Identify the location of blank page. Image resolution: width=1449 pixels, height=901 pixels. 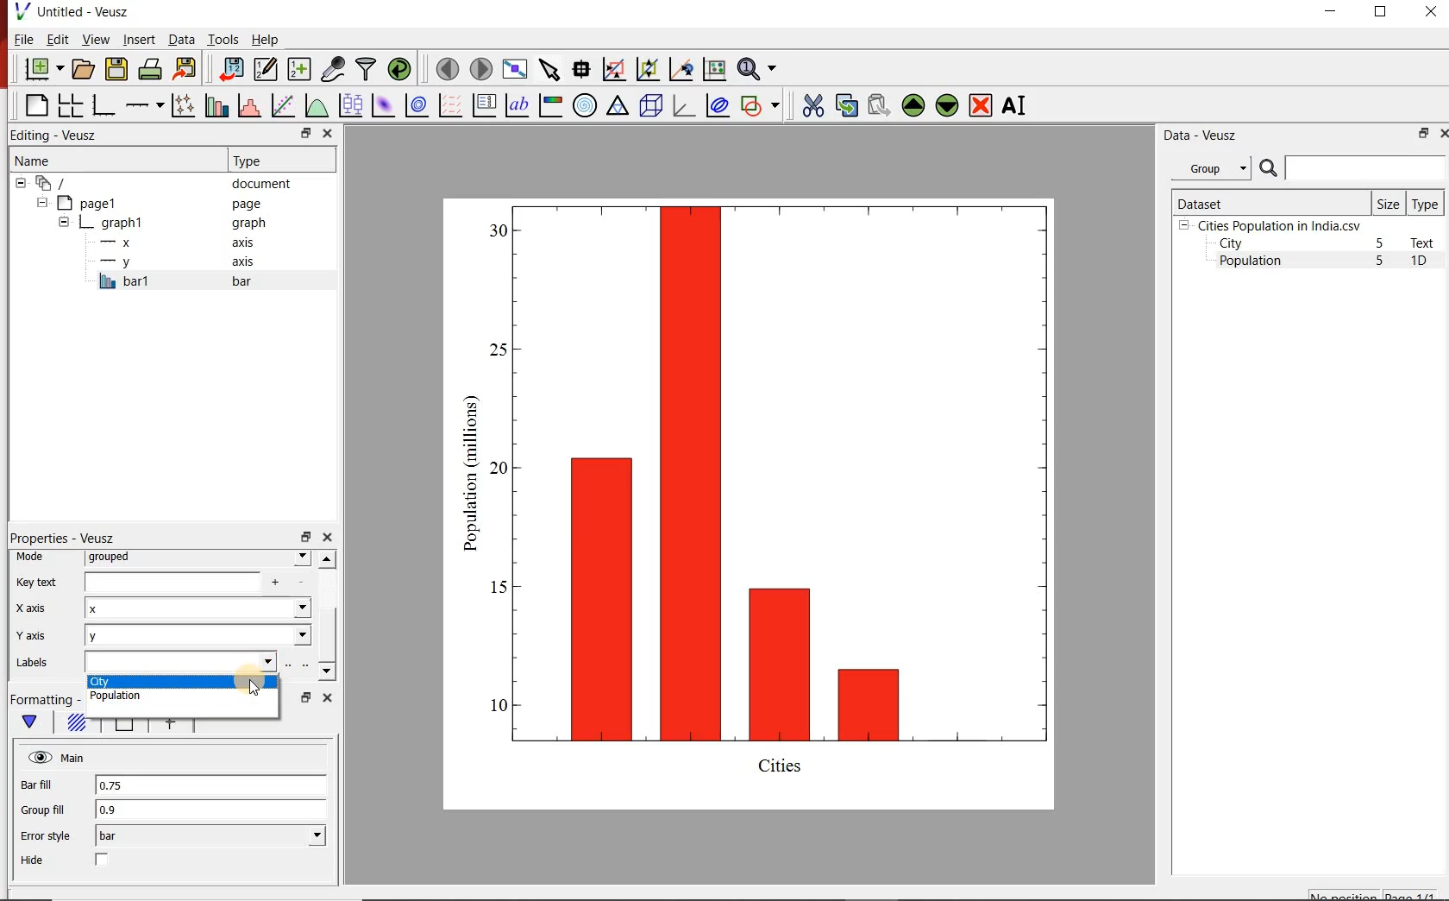
(34, 106).